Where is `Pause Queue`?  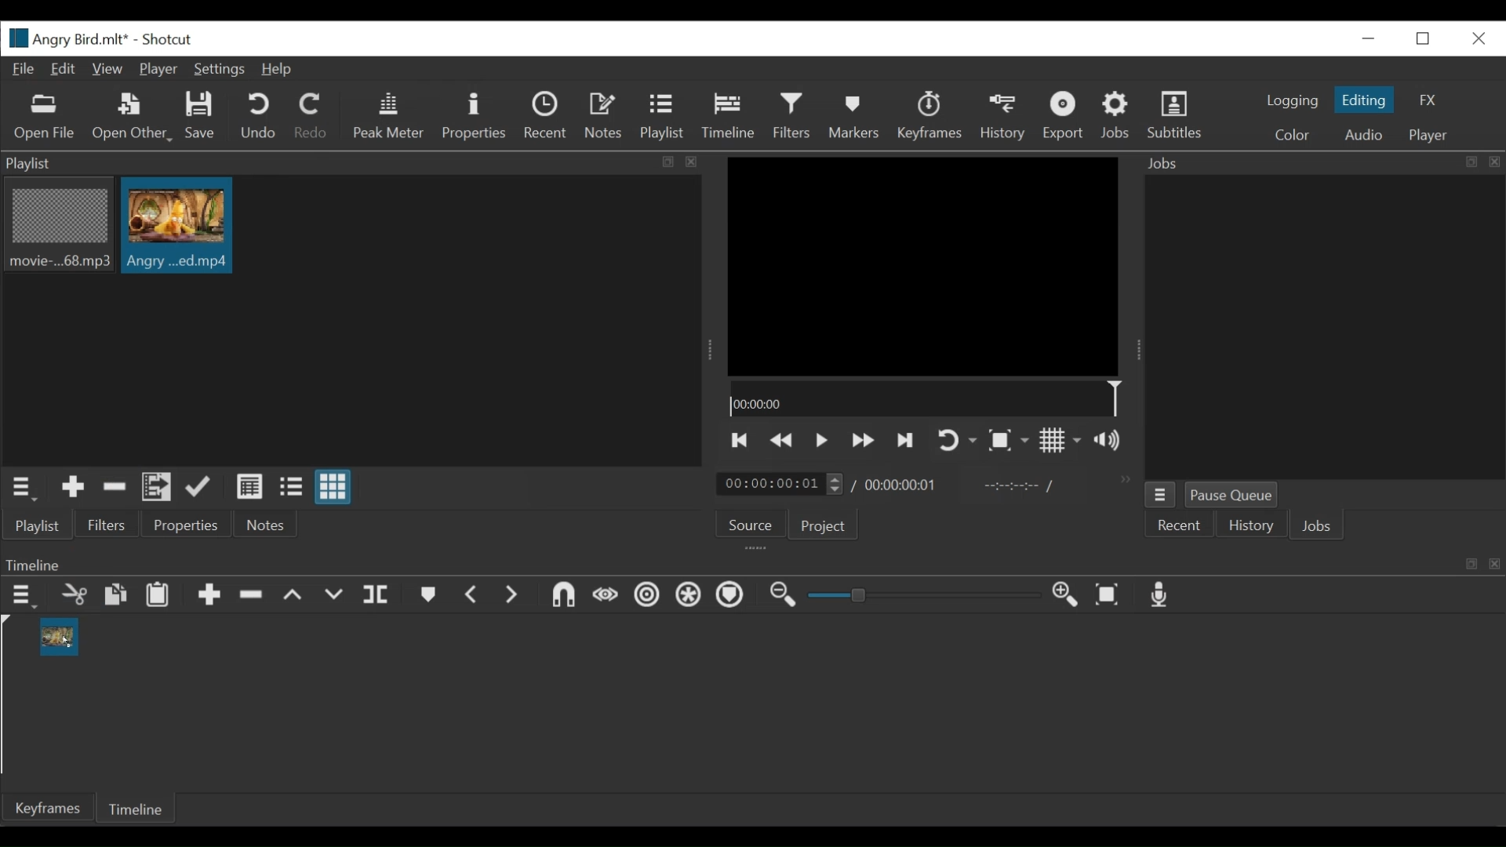 Pause Queue is located at coordinates (1231, 493).